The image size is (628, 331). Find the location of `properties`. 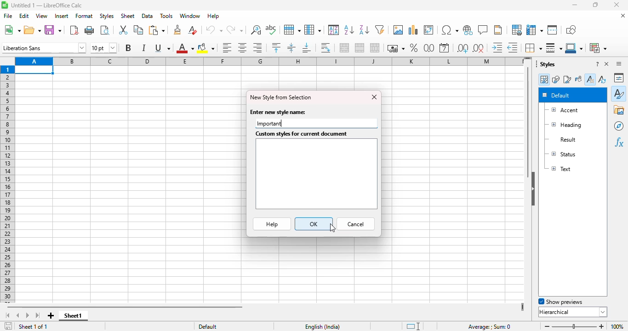

properties is located at coordinates (619, 78).